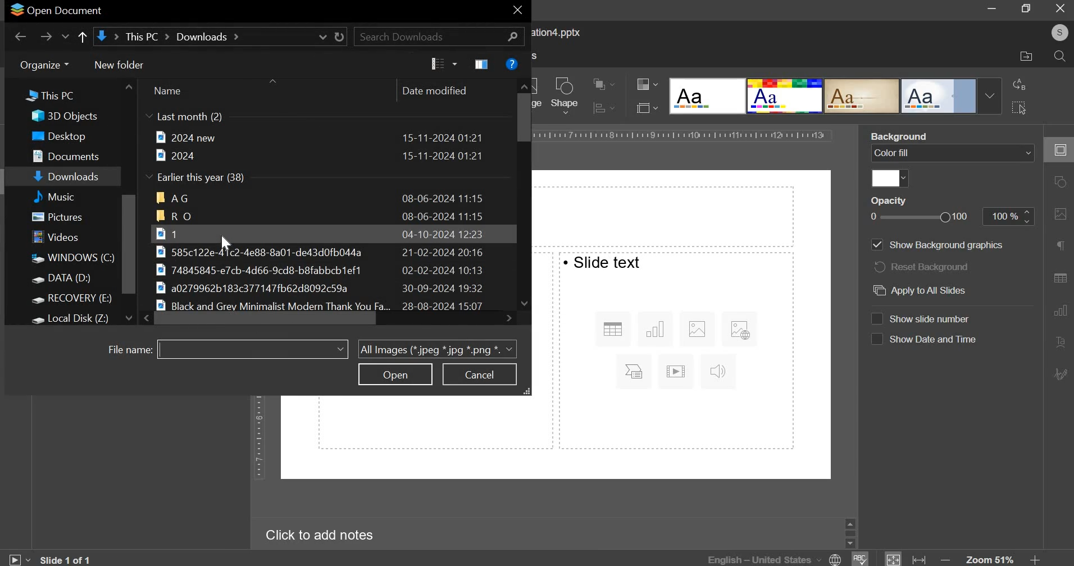 The height and width of the screenshot is (566, 1074). What do you see at coordinates (395, 374) in the screenshot?
I see `open` at bounding box center [395, 374].